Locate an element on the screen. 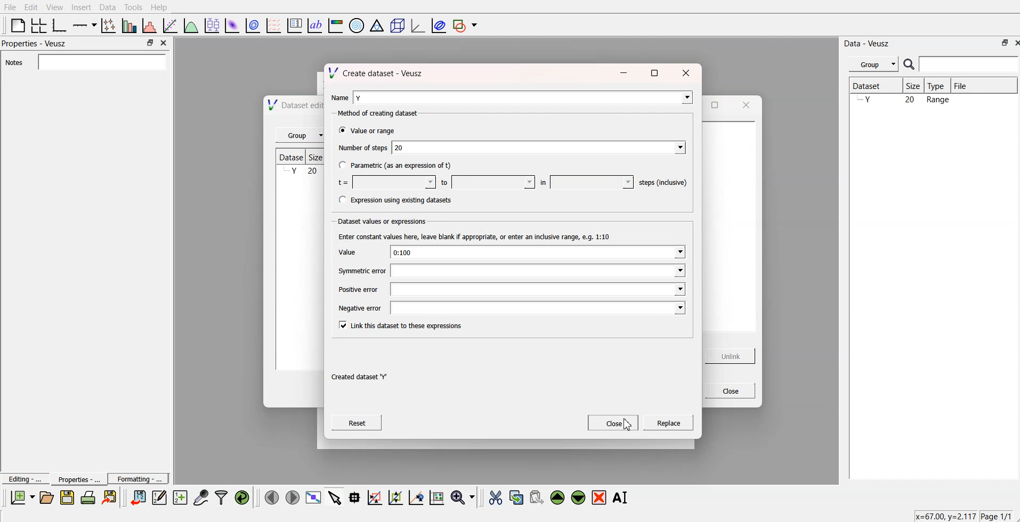  ternary graph is located at coordinates (377, 25).